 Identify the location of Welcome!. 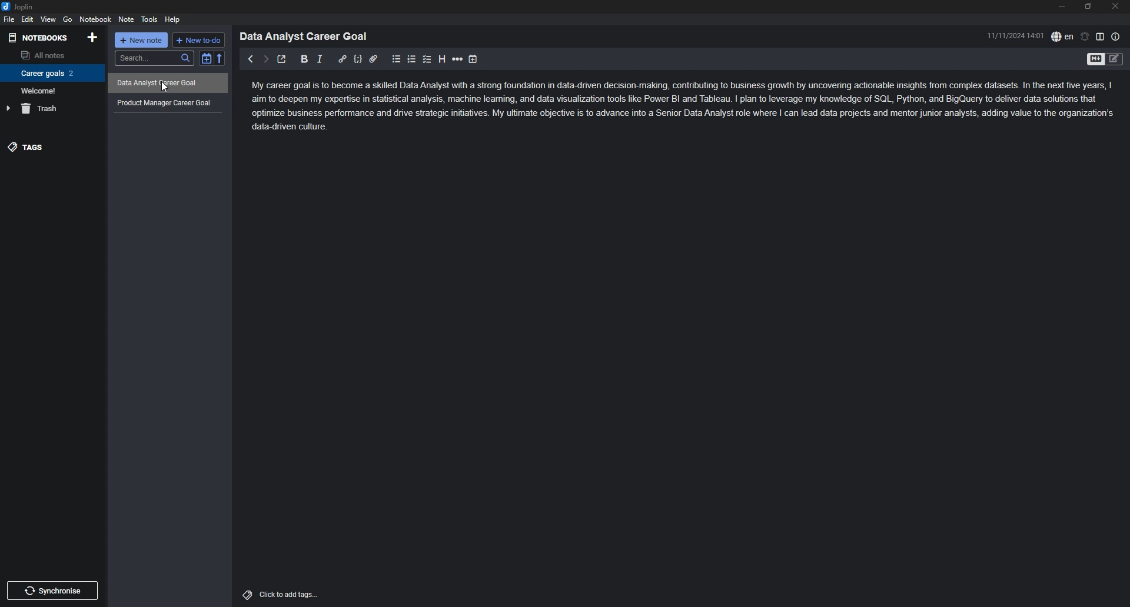
(49, 90).